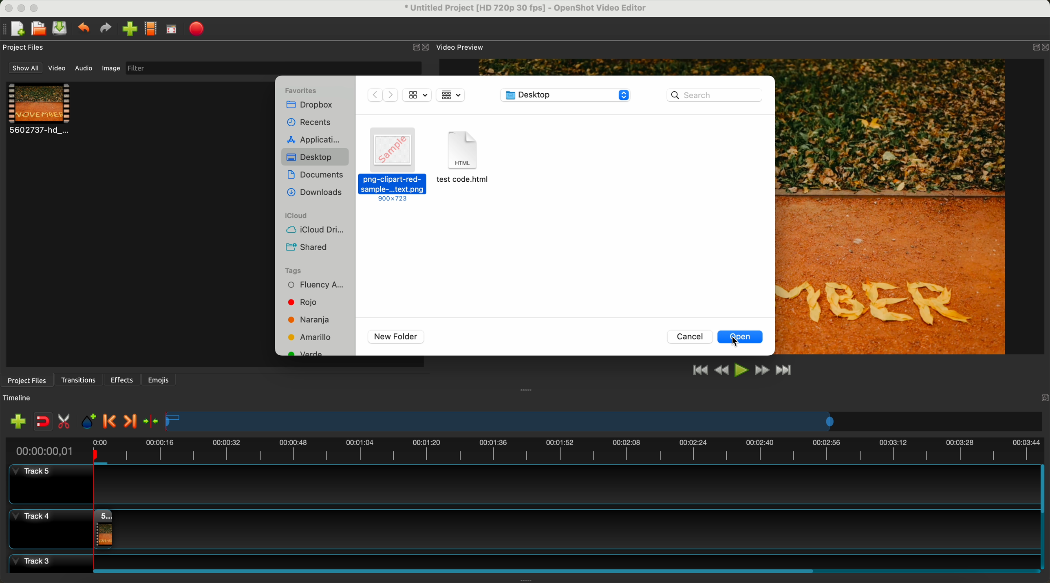 This screenshot has width=1050, height=583. Describe the element at coordinates (37, 7) in the screenshot. I see `maximize` at that location.